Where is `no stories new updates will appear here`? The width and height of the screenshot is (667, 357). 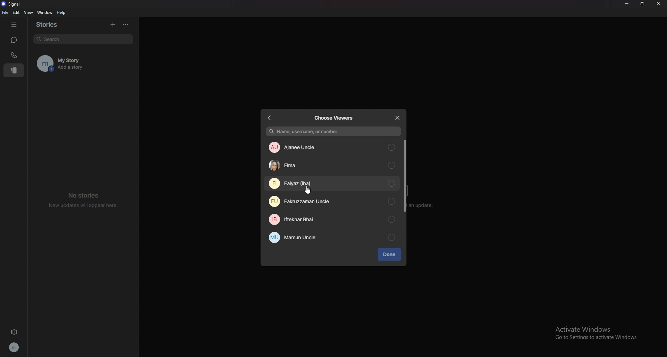
no stories new updates will appear here is located at coordinates (82, 200).